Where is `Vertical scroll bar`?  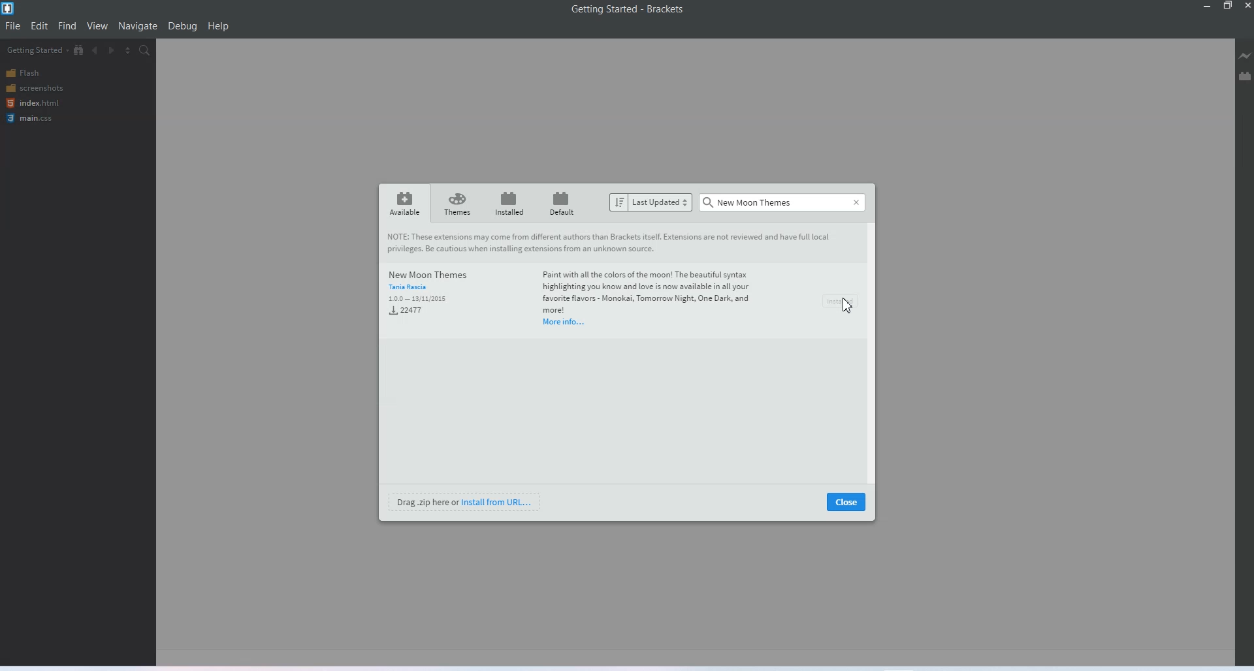
Vertical scroll bar is located at coordinates (873, 351).